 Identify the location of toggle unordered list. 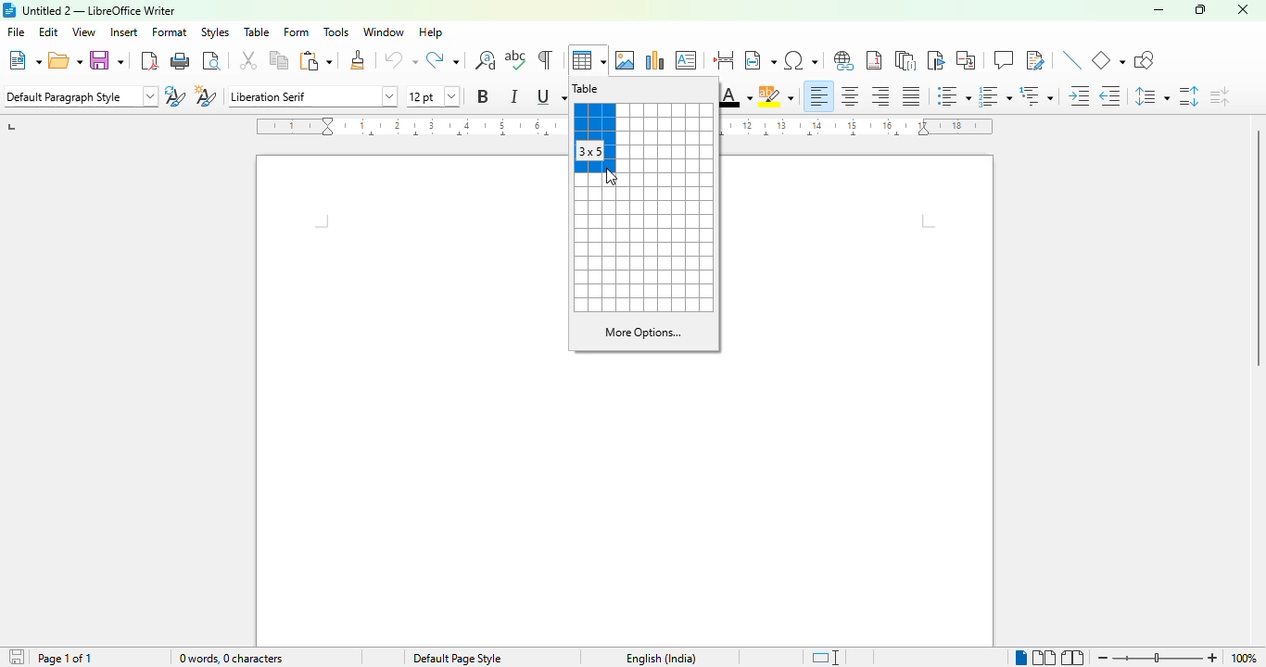
(954, 95).